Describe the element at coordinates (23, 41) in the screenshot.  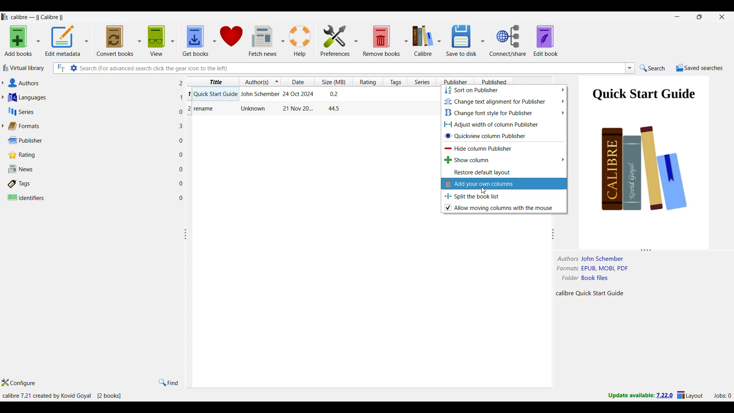
I see `Add book options` at that location.